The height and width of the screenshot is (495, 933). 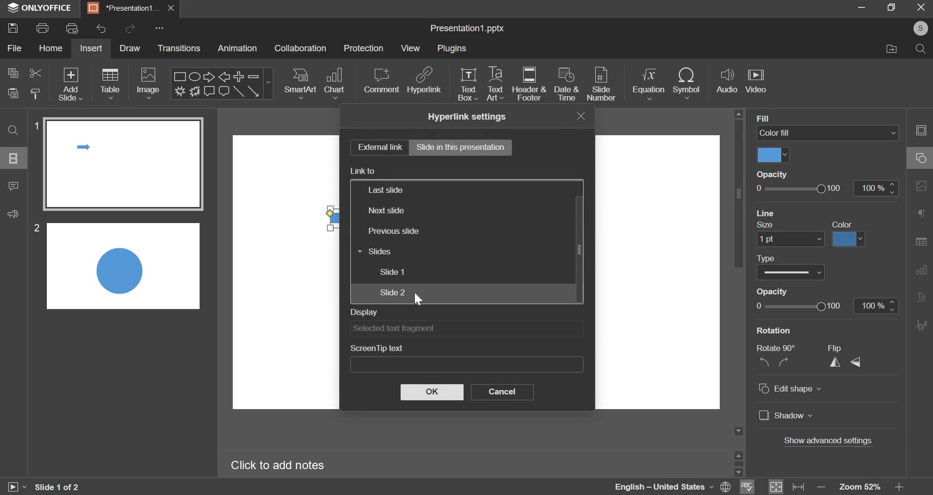 What do you see at coordinates (856, 363) in the screenshot?
I see `flip vertically` at bounding box center [856, 363].